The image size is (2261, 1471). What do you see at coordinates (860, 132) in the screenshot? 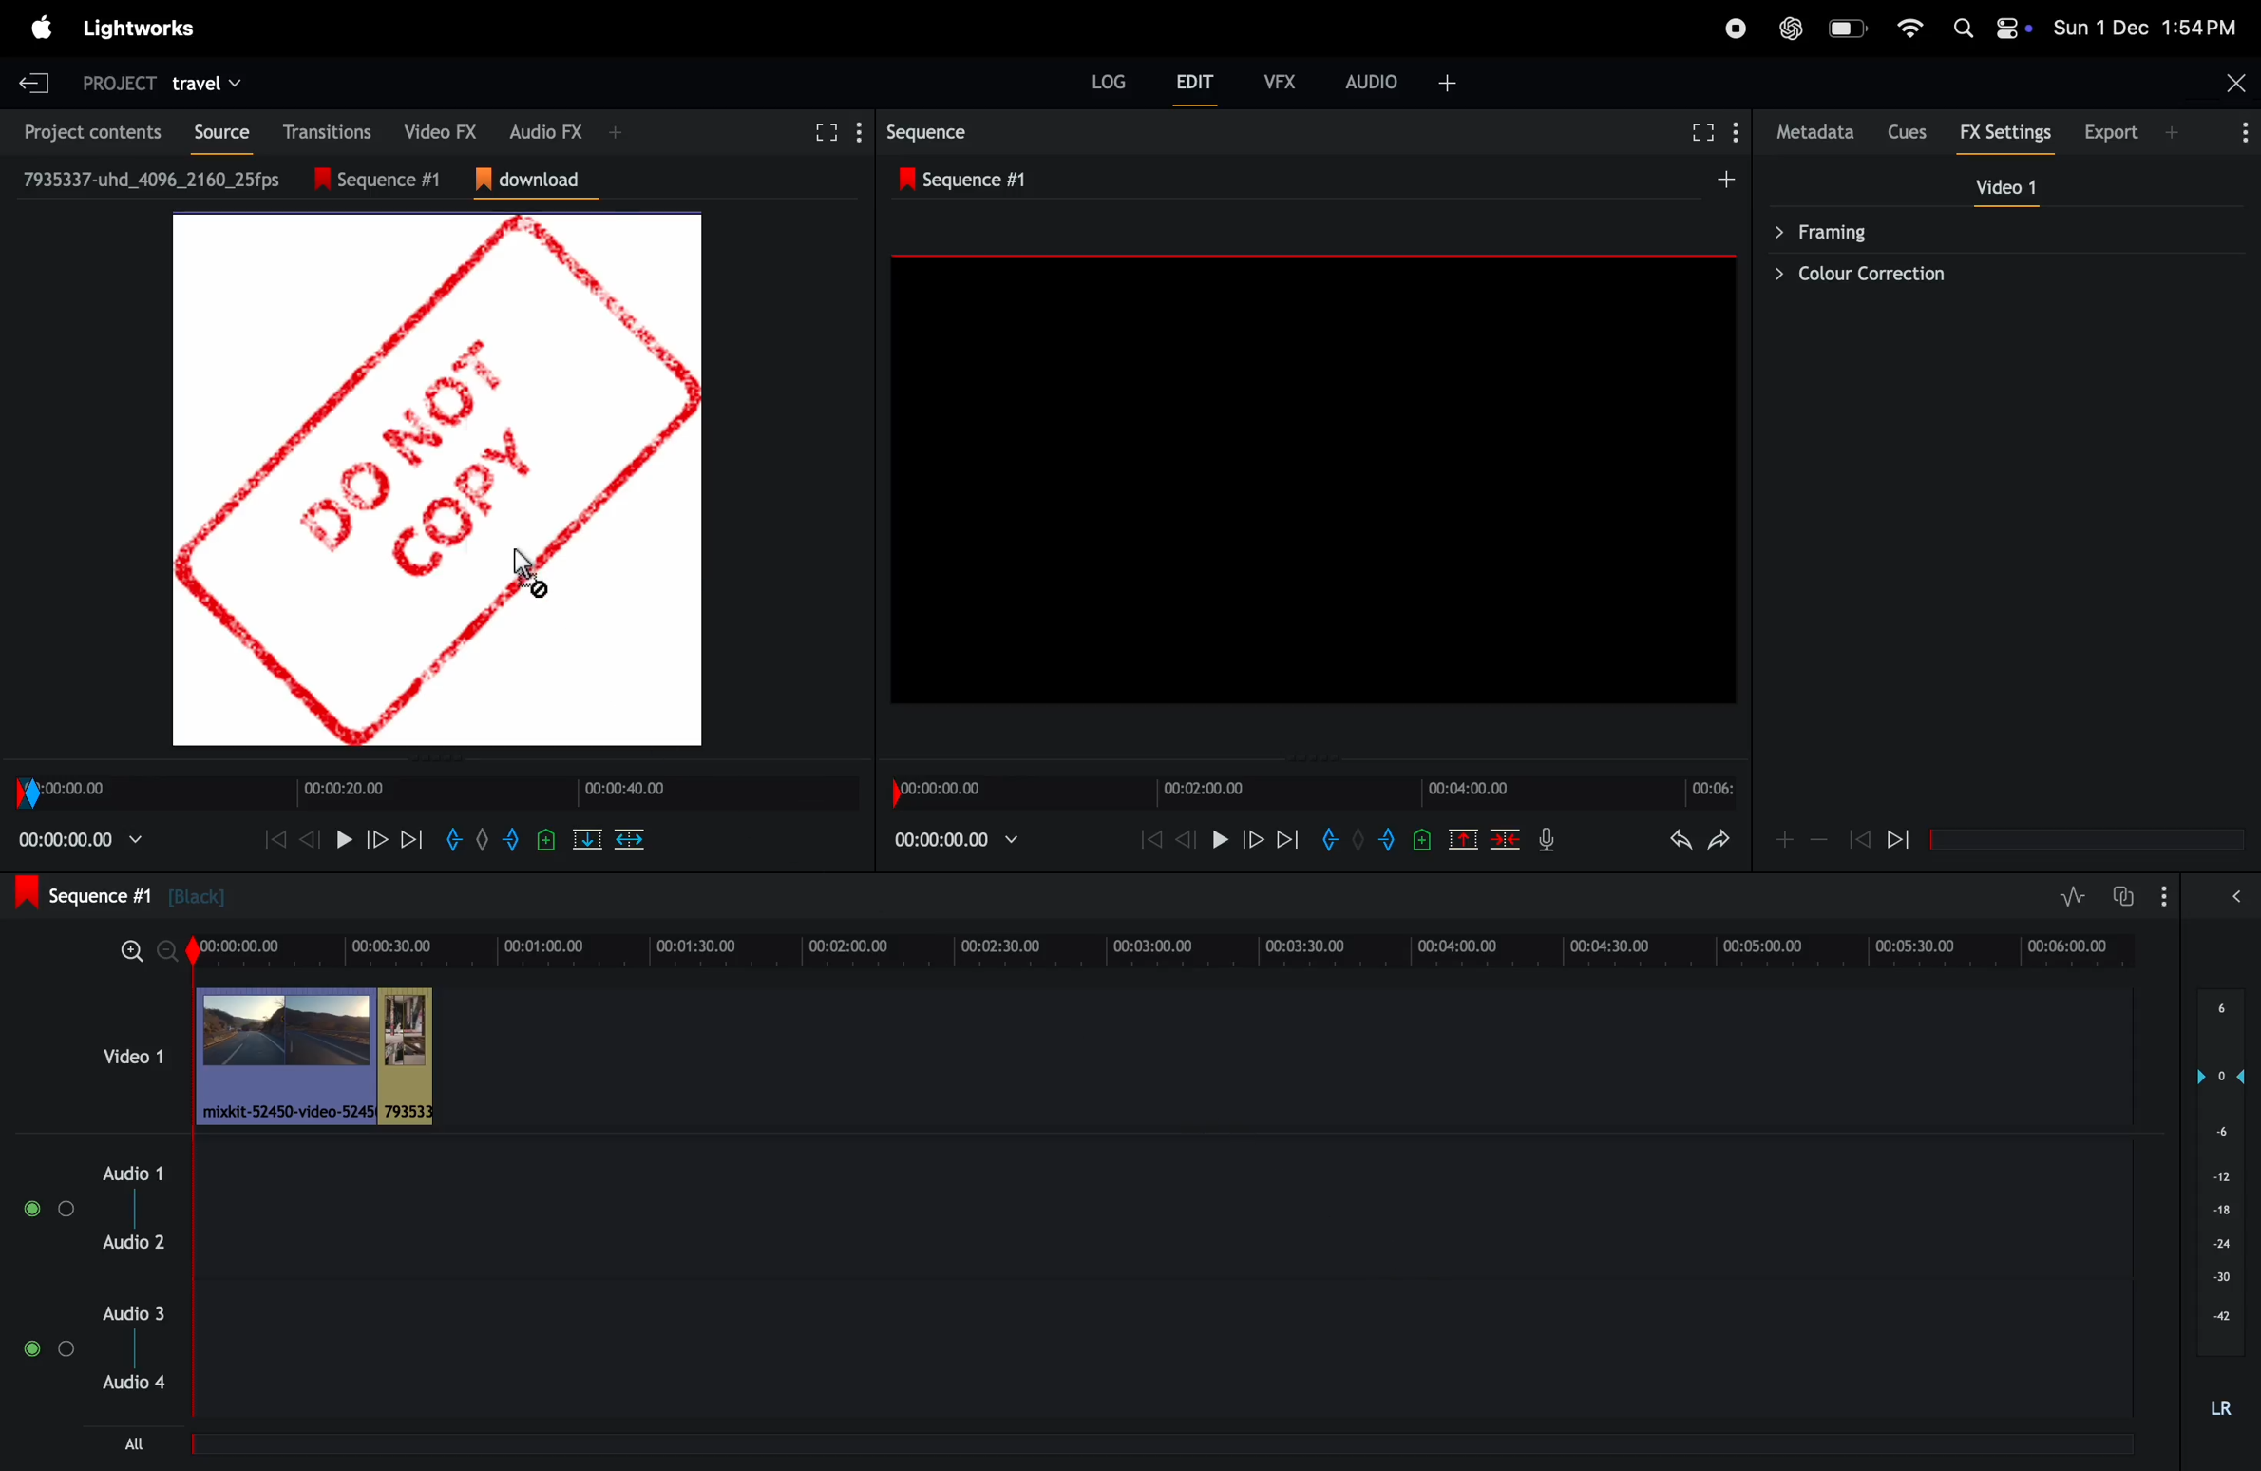
I see `Settings` at bounding box center [860, 132].